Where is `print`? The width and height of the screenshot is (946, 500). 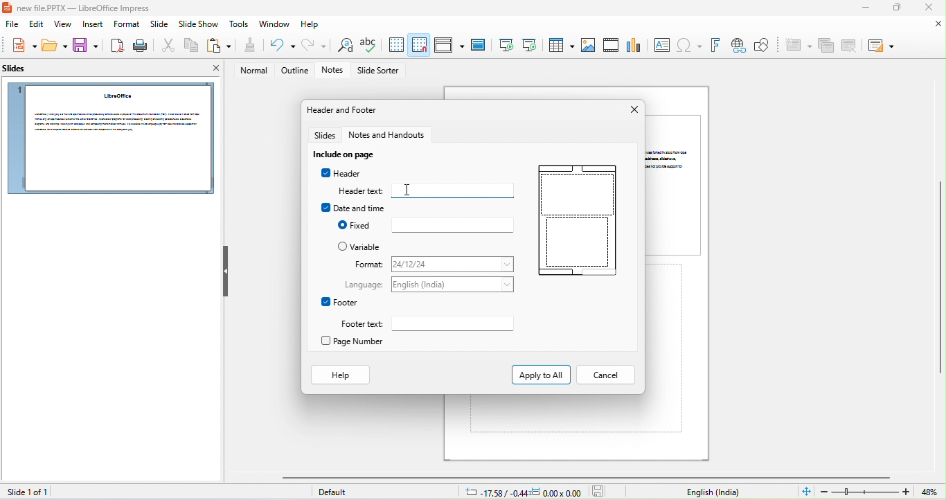 print is located at coordinates (139, 46).